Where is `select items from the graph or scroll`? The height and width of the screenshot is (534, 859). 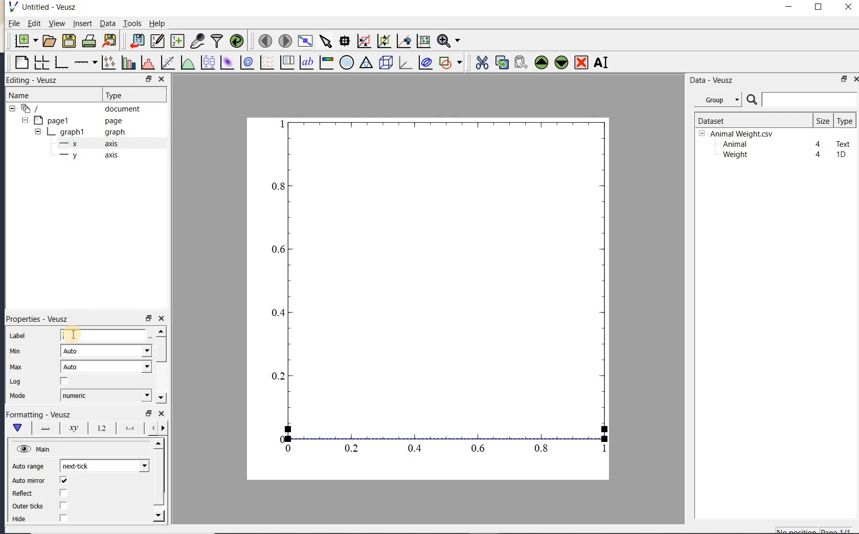 select items from the graph or scroll is located at coordinates (326, 41).